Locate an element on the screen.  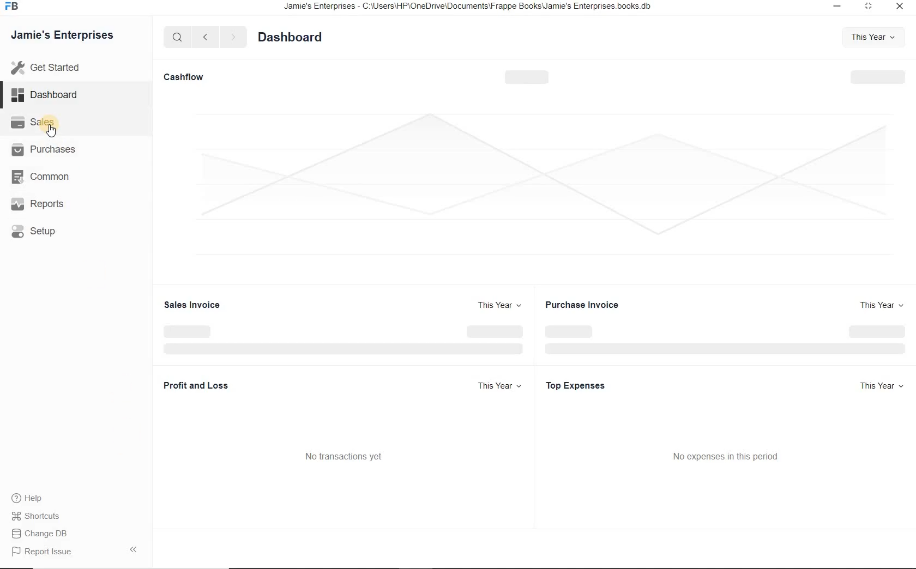
hide is located at coordinates (133, 549).